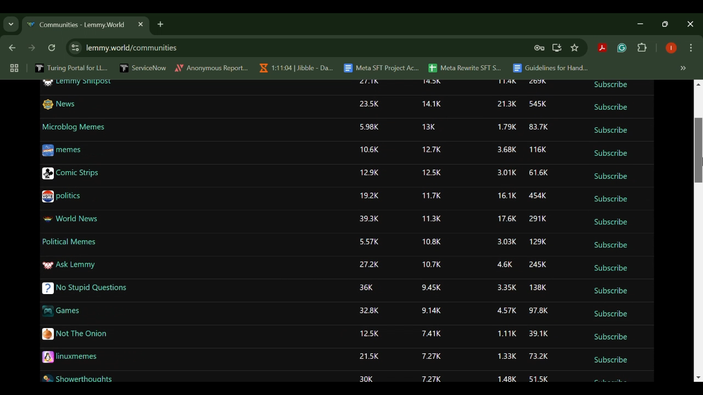 Image resolution: width=703 pixels, height=395 pixels. What do you see at coordinates (539, 219) in the screenshot?
I see `291K` at bounding box center [539, 219].